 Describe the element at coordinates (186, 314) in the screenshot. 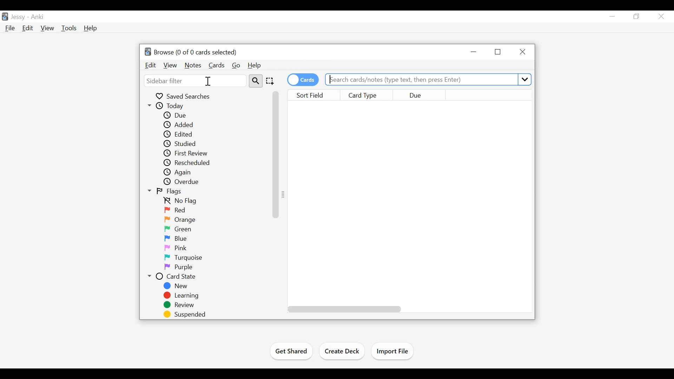

I see `Suspended` at that location.